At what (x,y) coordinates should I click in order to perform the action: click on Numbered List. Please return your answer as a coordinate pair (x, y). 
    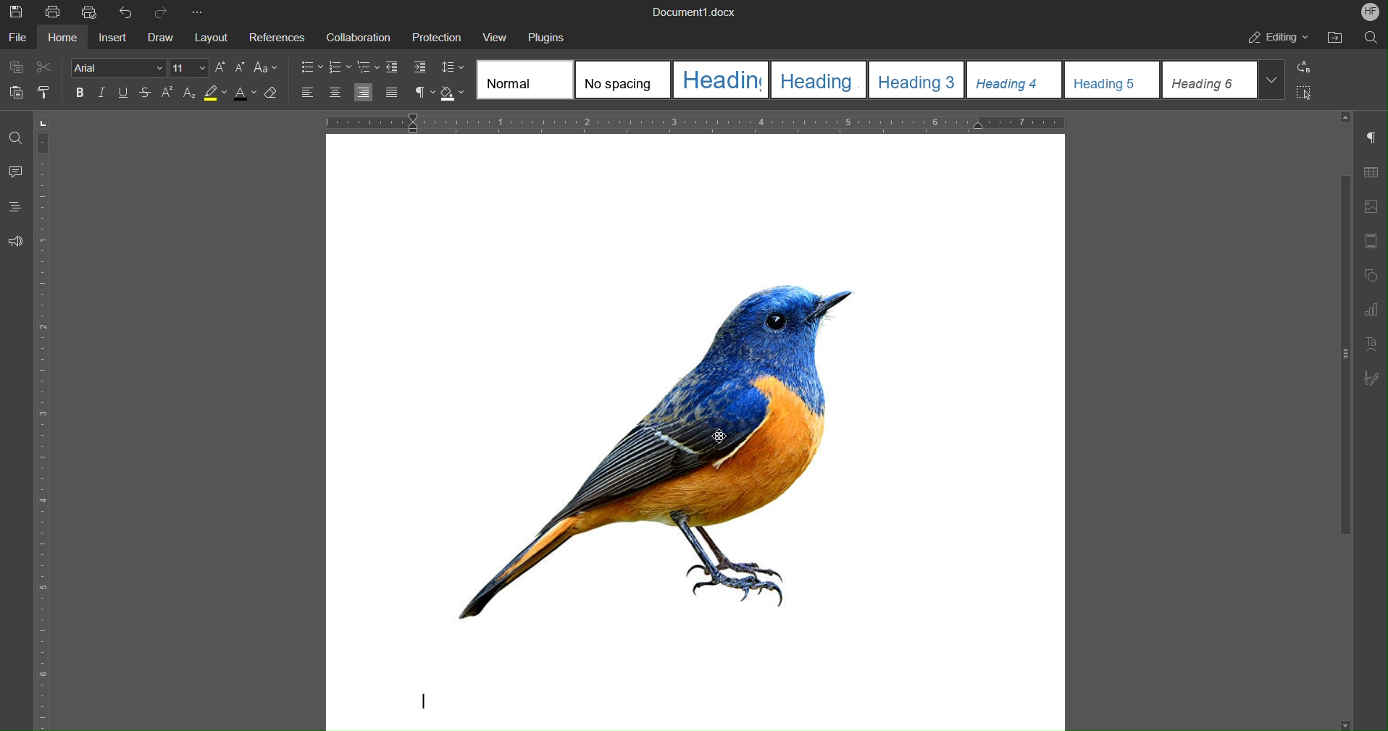
    Looking at the image, I should click on (340, 68).